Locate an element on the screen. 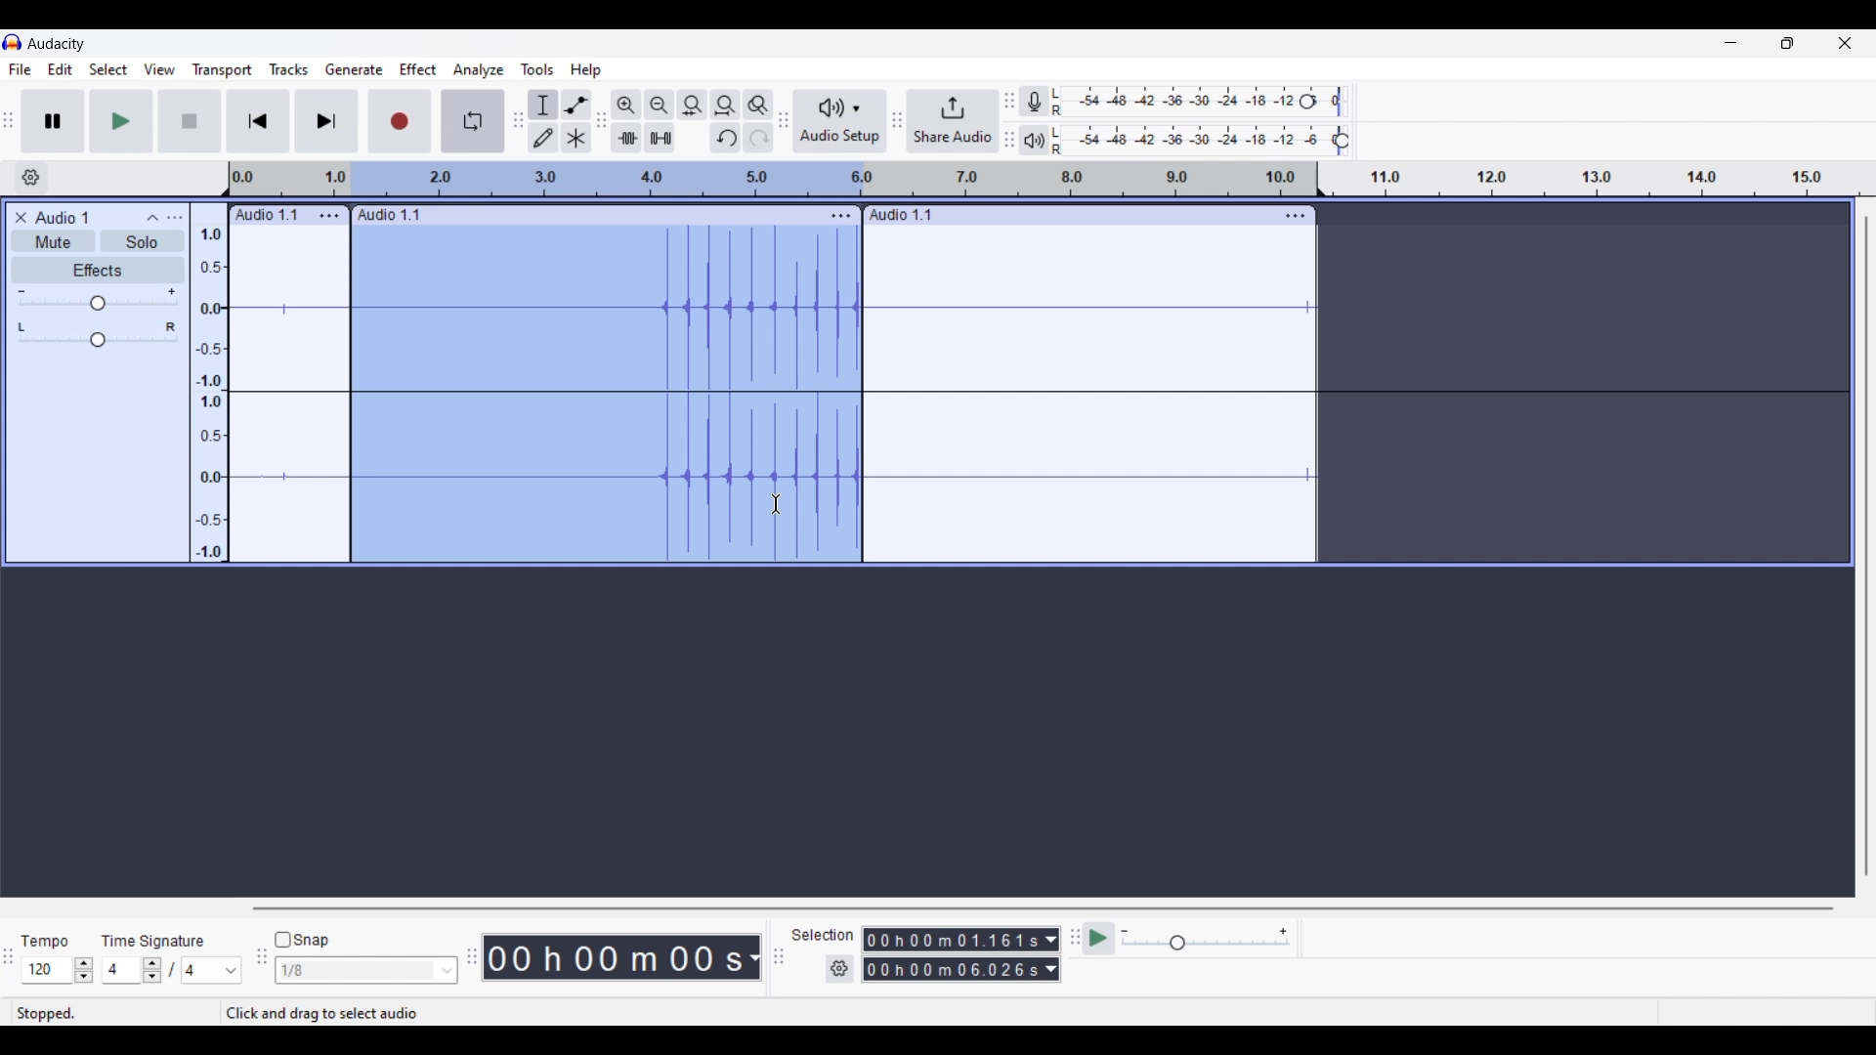 The width and height of the screenshot is (1876, 1055). File menu is located at coordinates (21, 69).